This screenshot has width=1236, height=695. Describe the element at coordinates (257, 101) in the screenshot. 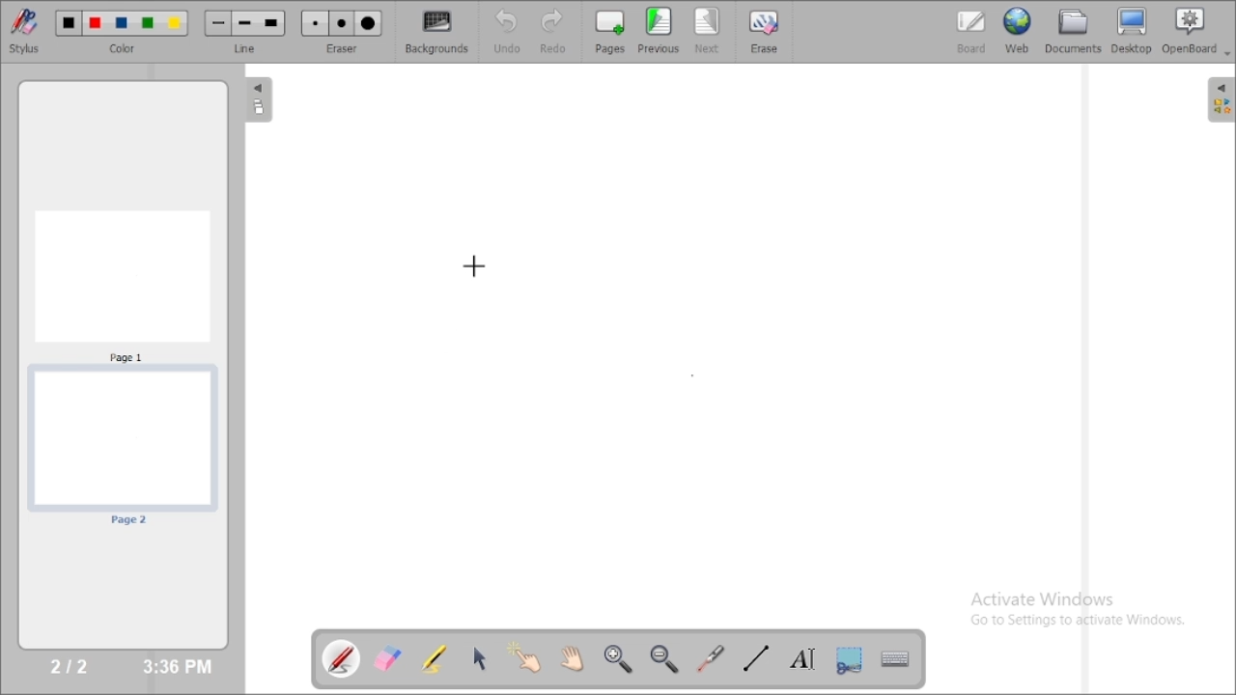

I see `The flatplan (left panel)` at that location.